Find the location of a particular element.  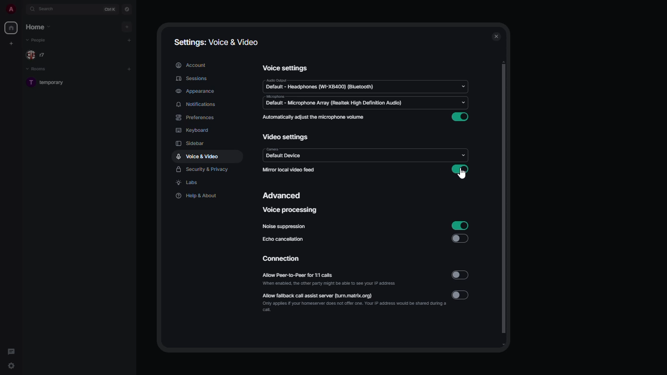

voice & video is located at coordinates (198, 156).